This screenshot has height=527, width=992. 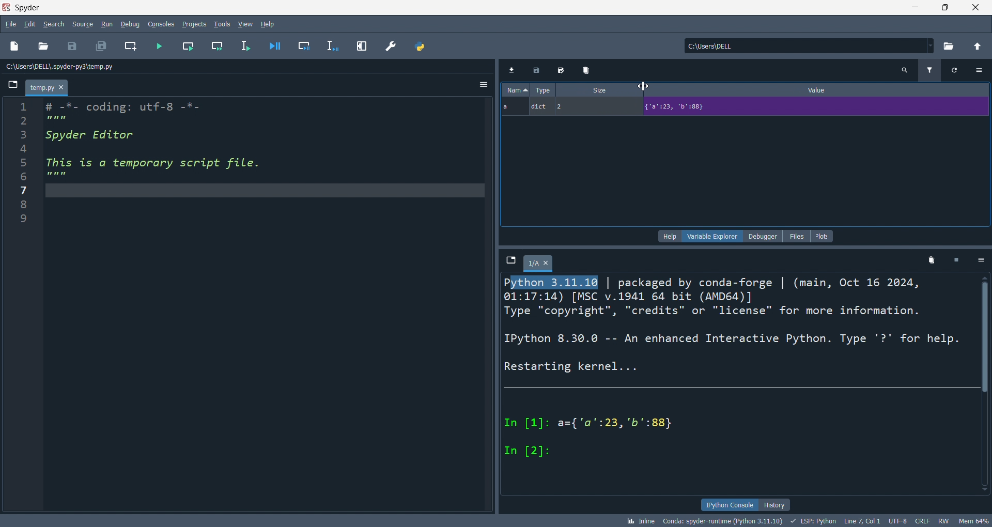 What do you see at coordinates (30, 24) in the screenshot?
I see `edti` at bounding box center [30, 24].